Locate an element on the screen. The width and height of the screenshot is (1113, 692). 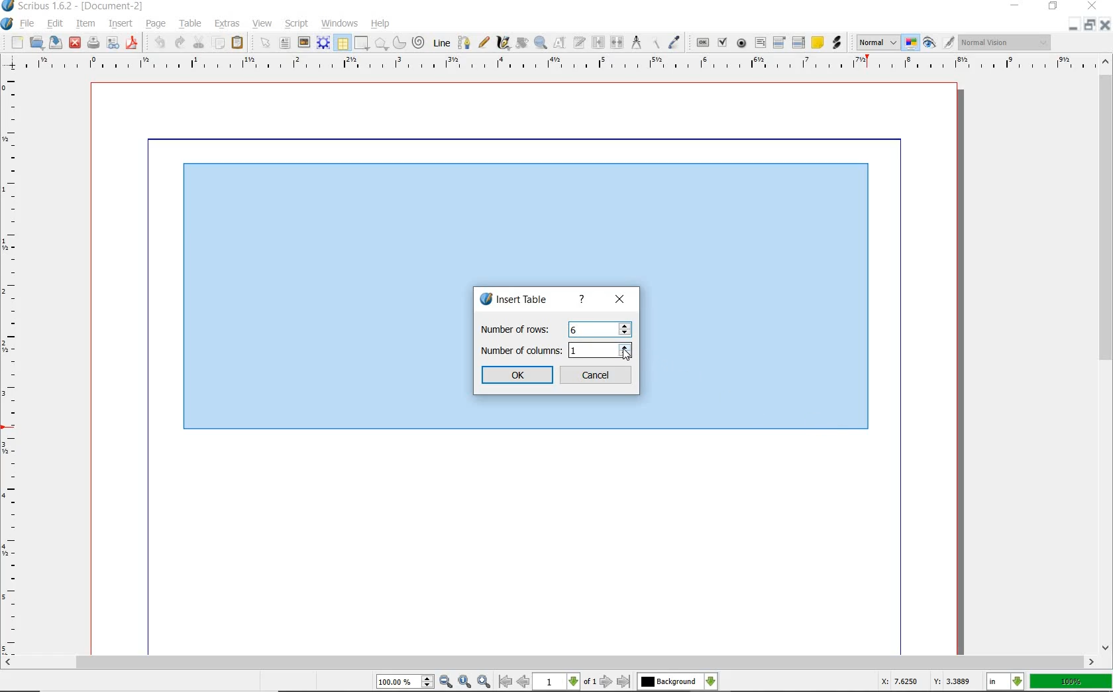
zoom in or out is located at coordinates (539, 43).